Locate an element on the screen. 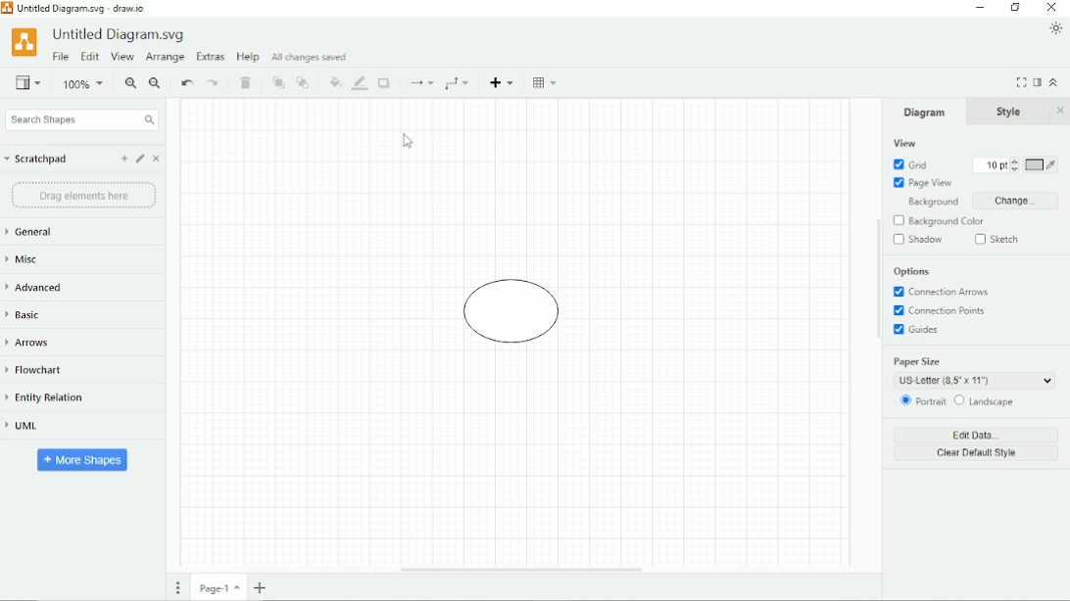  Format is located at coordinates (1037, 83).